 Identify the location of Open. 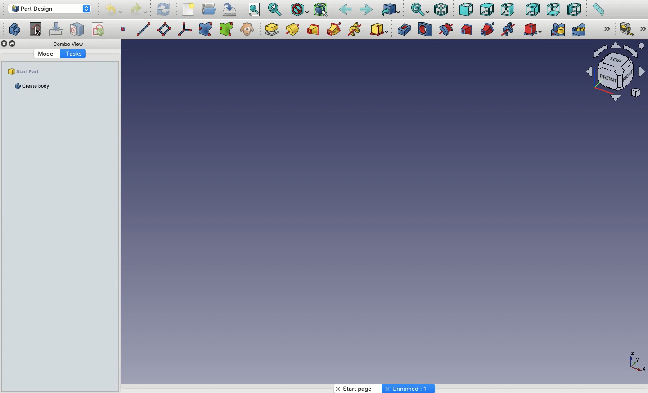
(210, 9).